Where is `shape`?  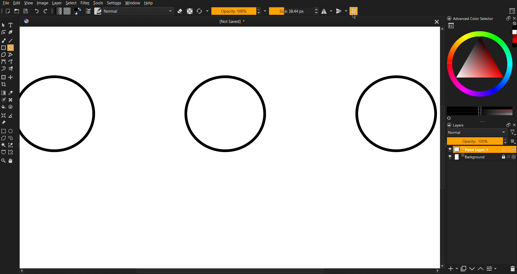
shape is located at coordinates (12, 100).